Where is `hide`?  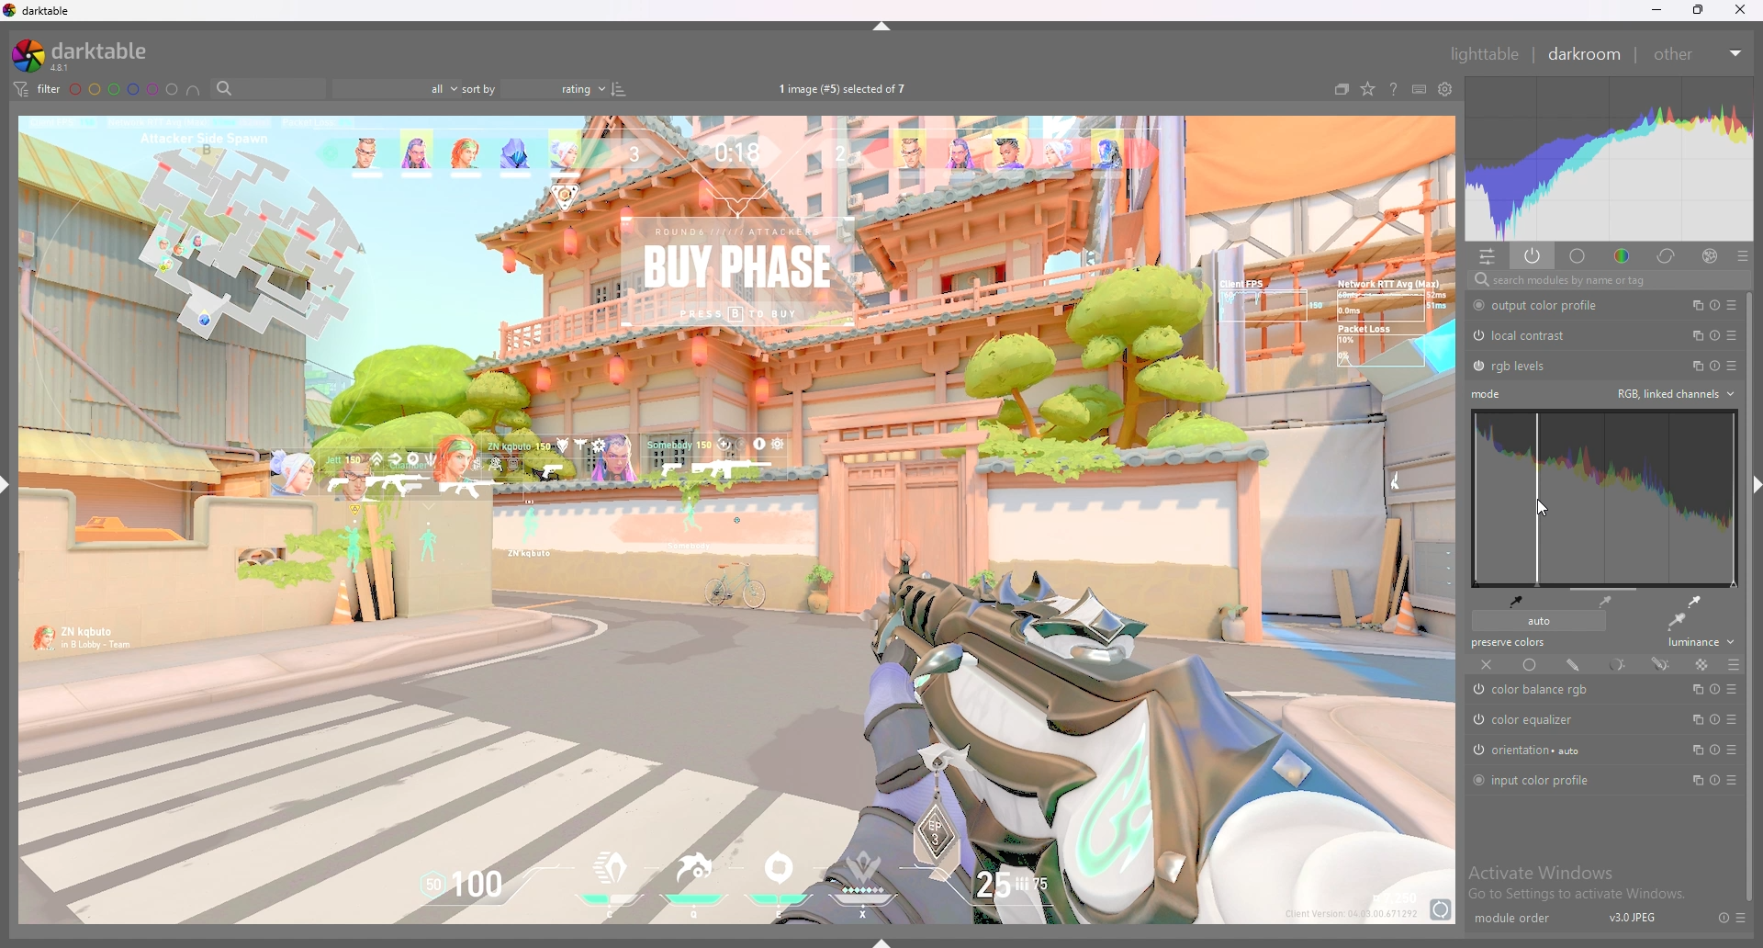
hide is located at coordinates (893, 29).